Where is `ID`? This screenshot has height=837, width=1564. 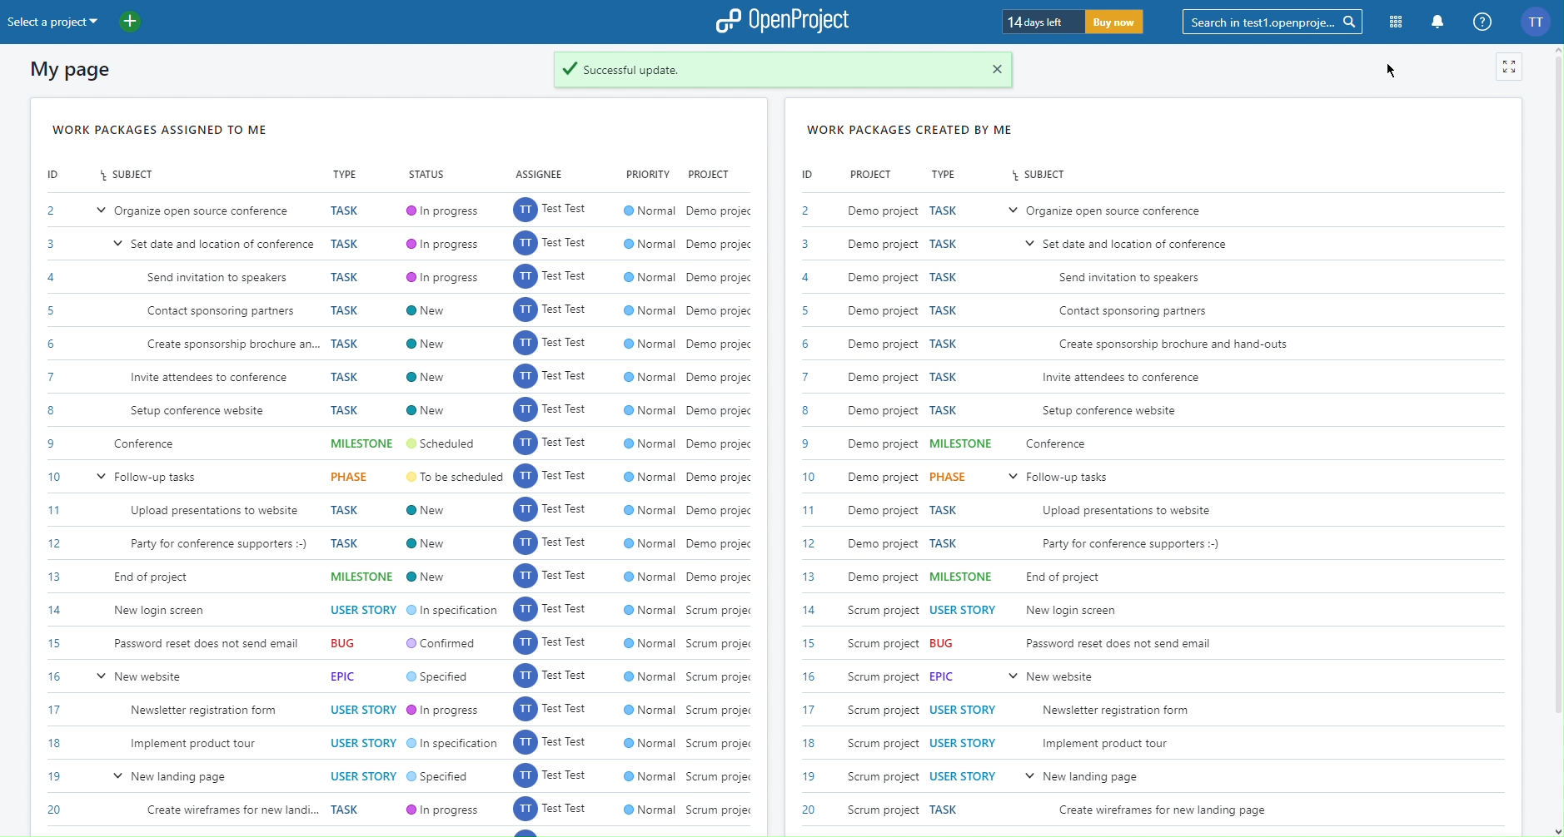 ID is located at coordinates (57, 175).